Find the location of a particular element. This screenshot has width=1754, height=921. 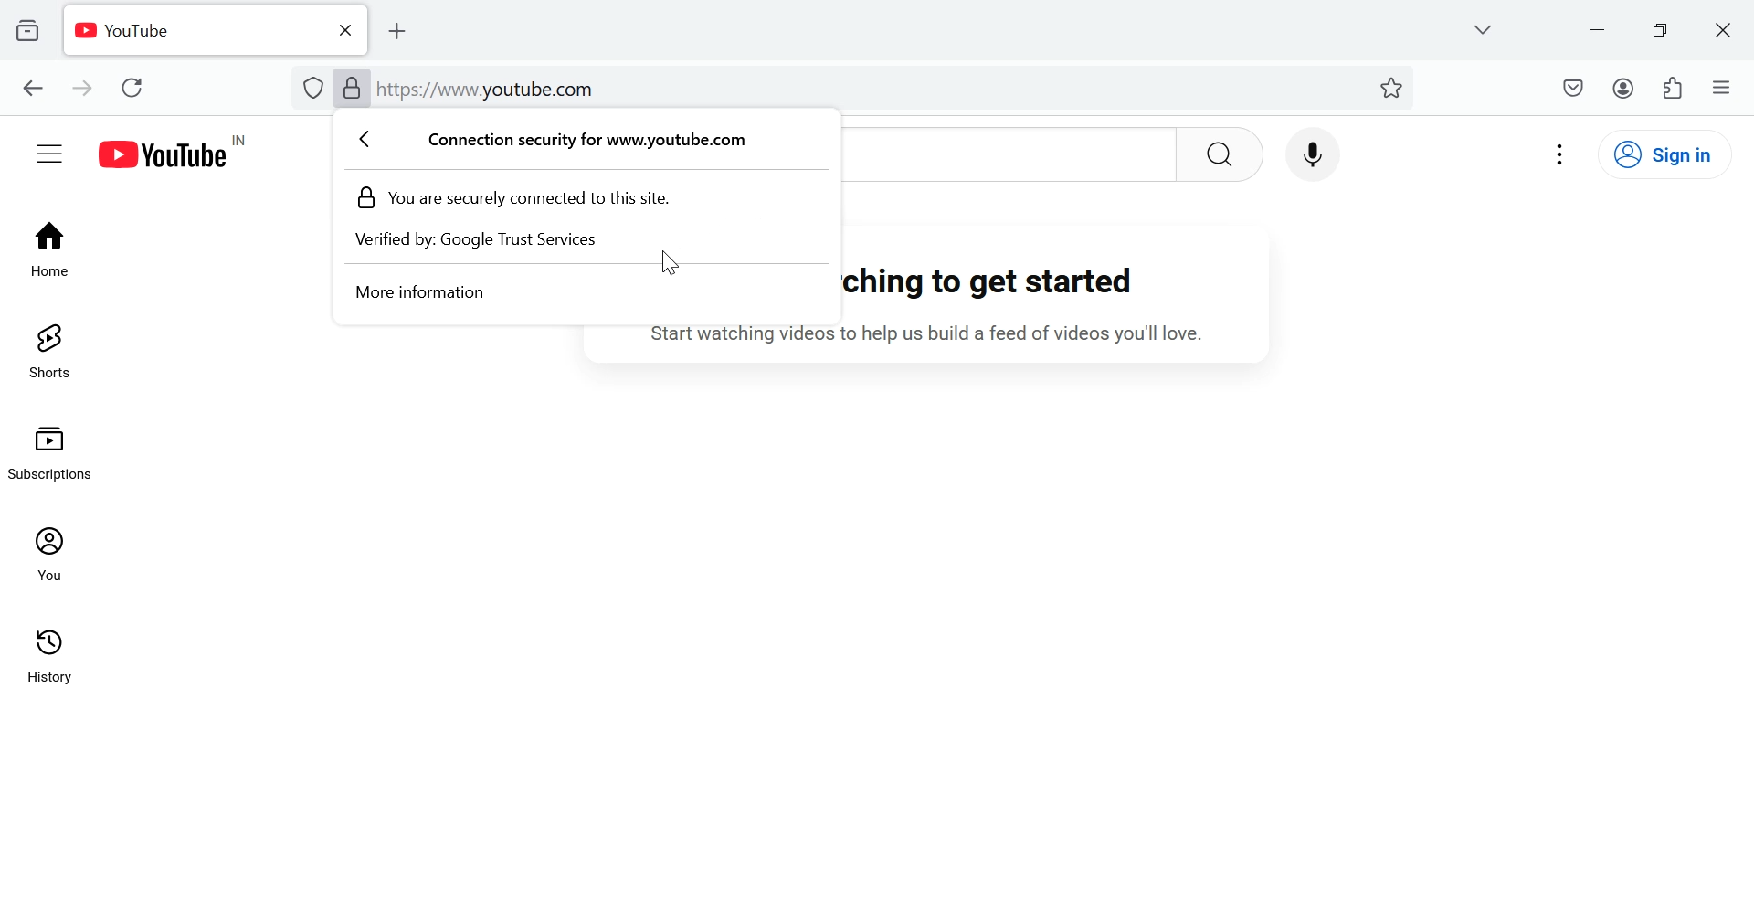

Search with your voice is located at coordinates (1310, 151).